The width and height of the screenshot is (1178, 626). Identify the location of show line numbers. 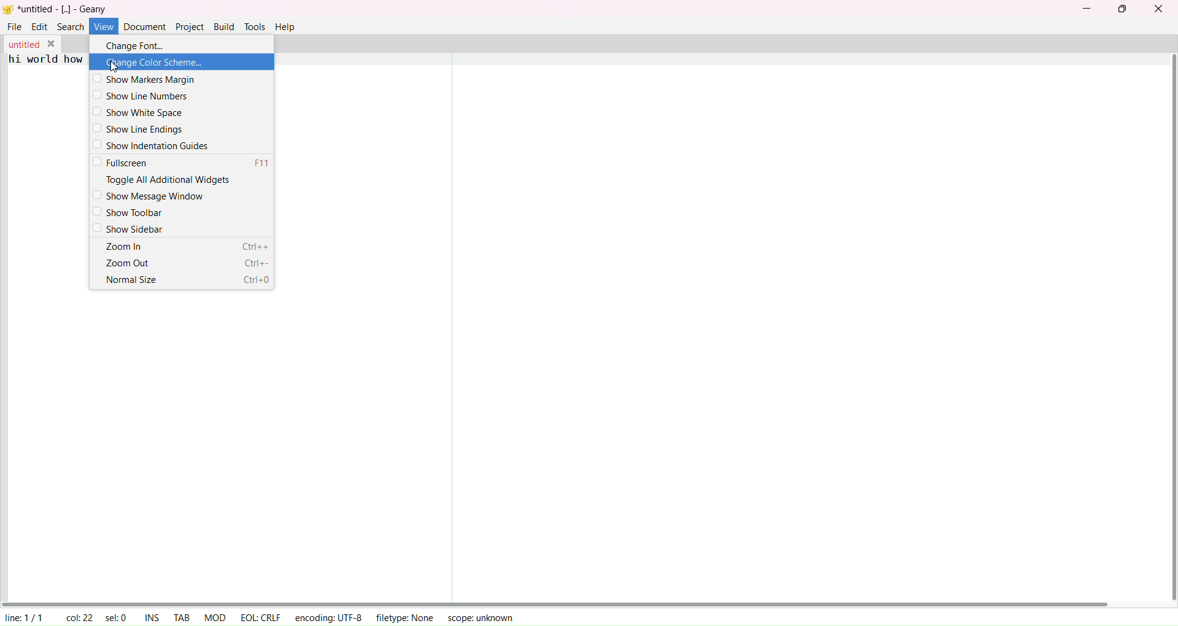
(142, 96).